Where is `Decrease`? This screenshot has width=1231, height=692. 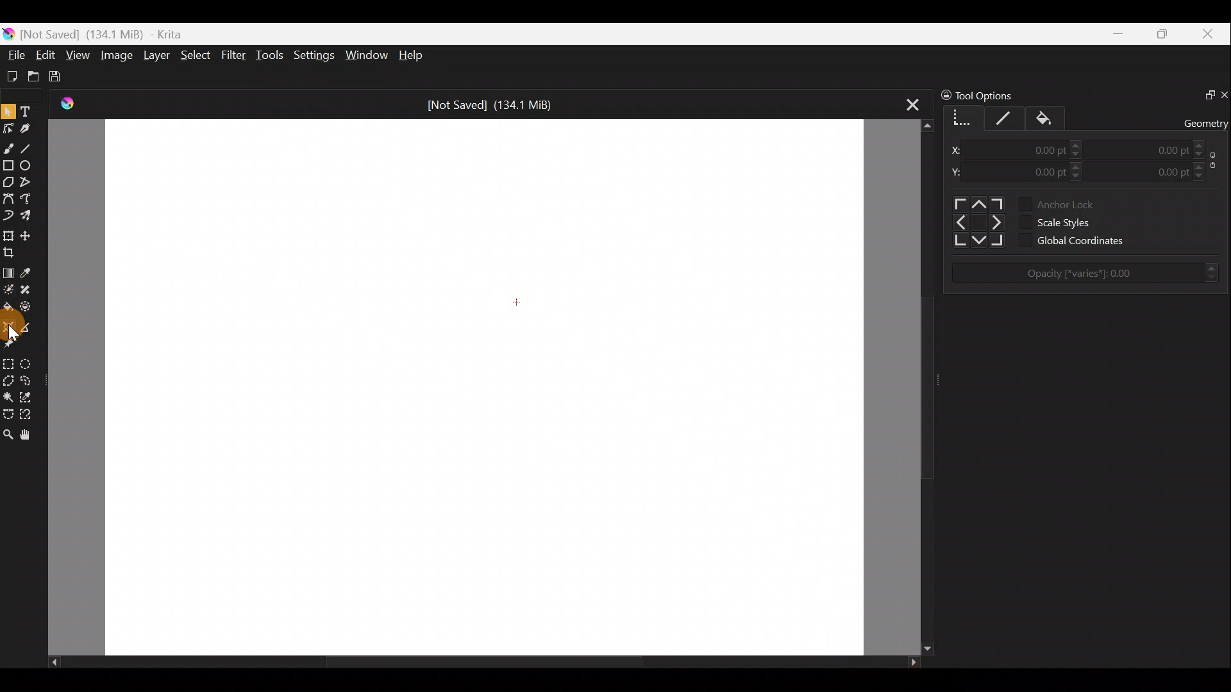
Decrease is located at coordinates (1203, 153).